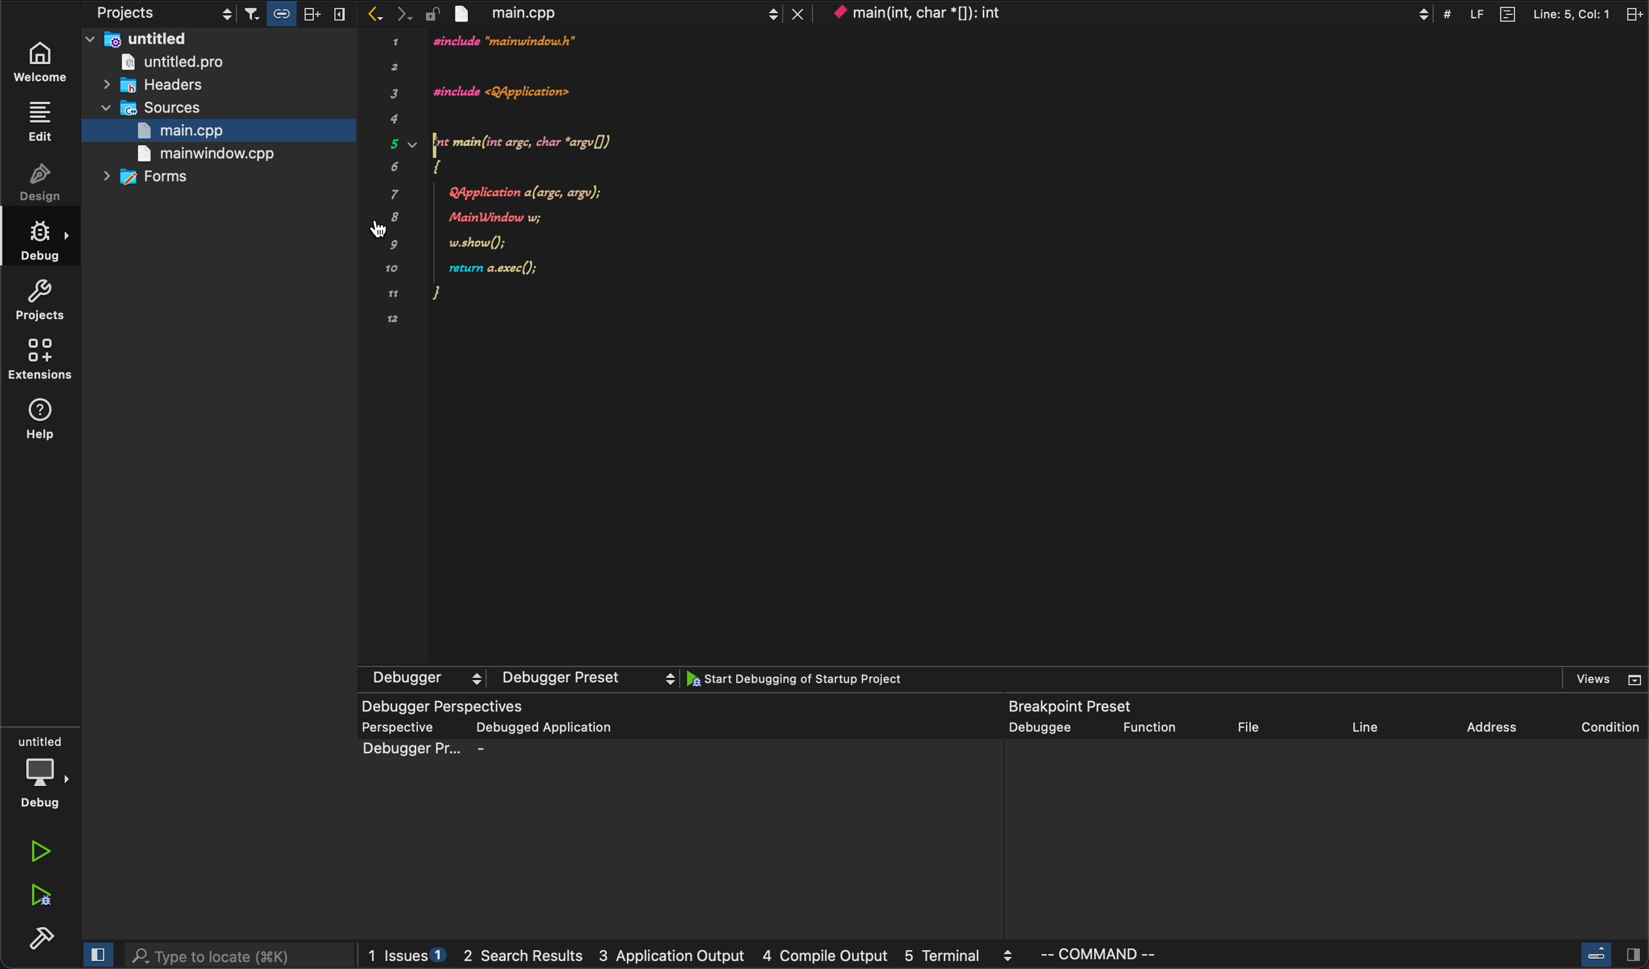 This screenshot has height=969, width=1649. Describe the element at coordinates (175, 132) in the screenshot. I see `main.cpp` at that location.